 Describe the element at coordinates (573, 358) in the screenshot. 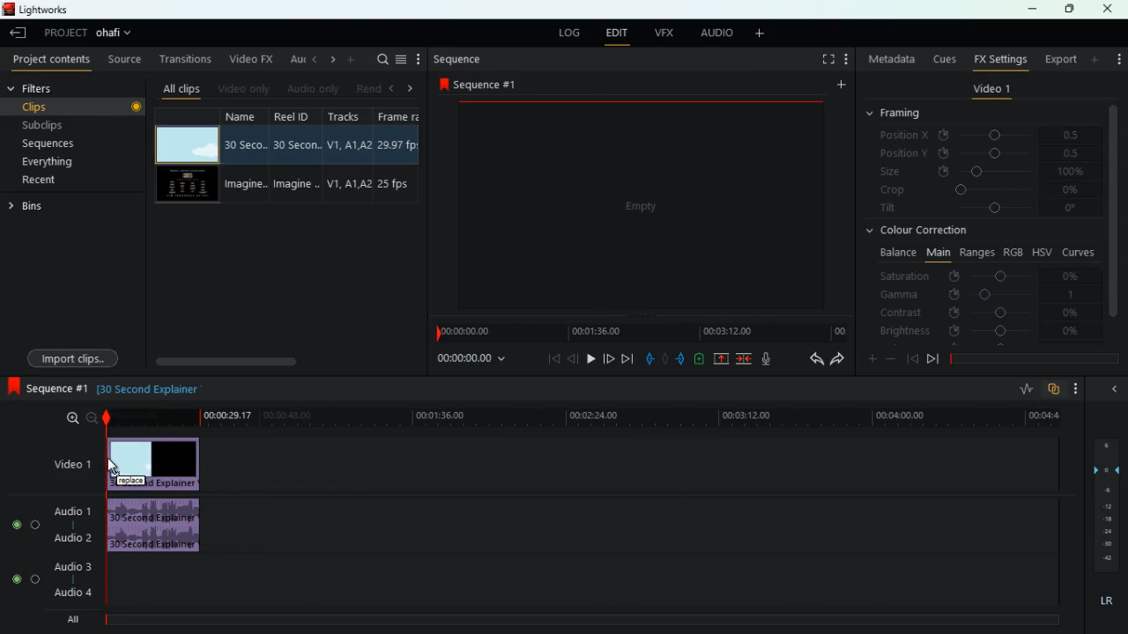

I see `back` at that location.